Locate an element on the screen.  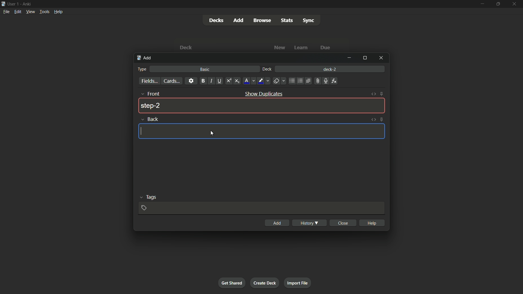
close window is located at coordinates (380, 58).